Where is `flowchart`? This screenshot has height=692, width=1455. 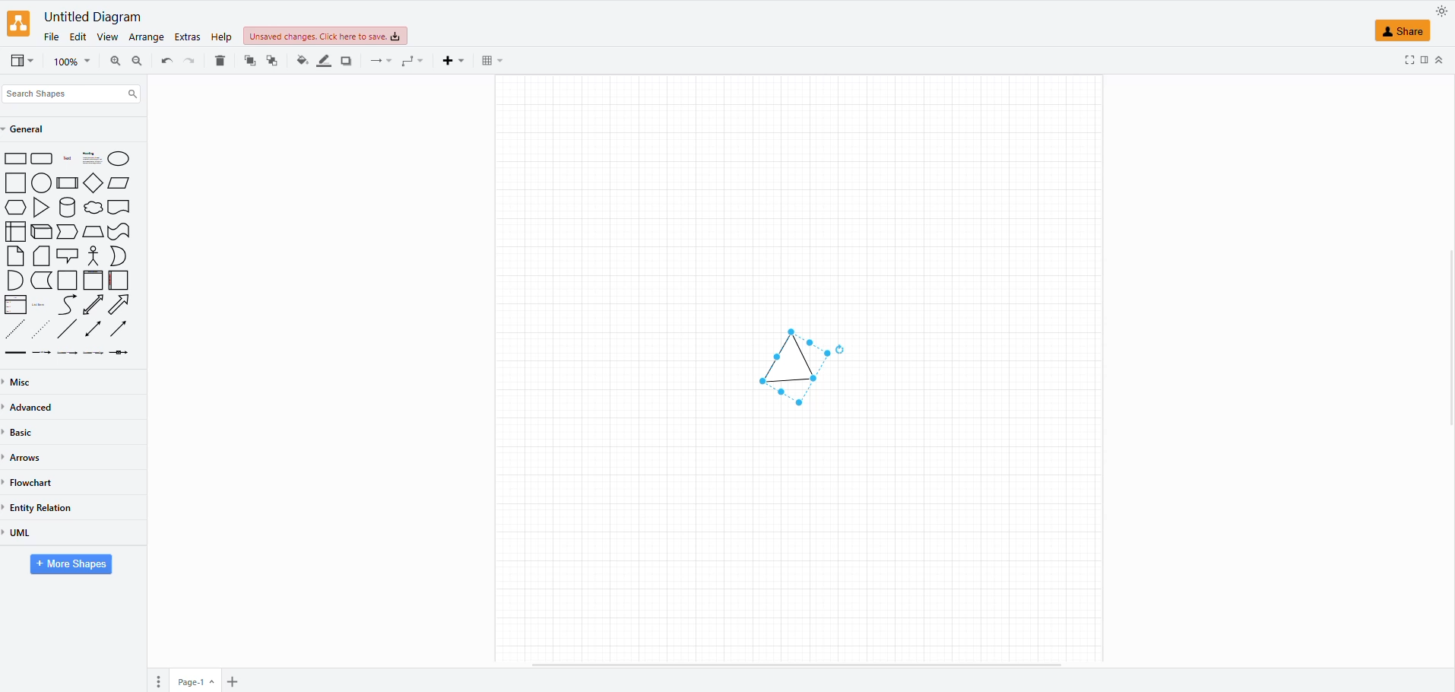
flowchart is located at coordinates (36, 479).